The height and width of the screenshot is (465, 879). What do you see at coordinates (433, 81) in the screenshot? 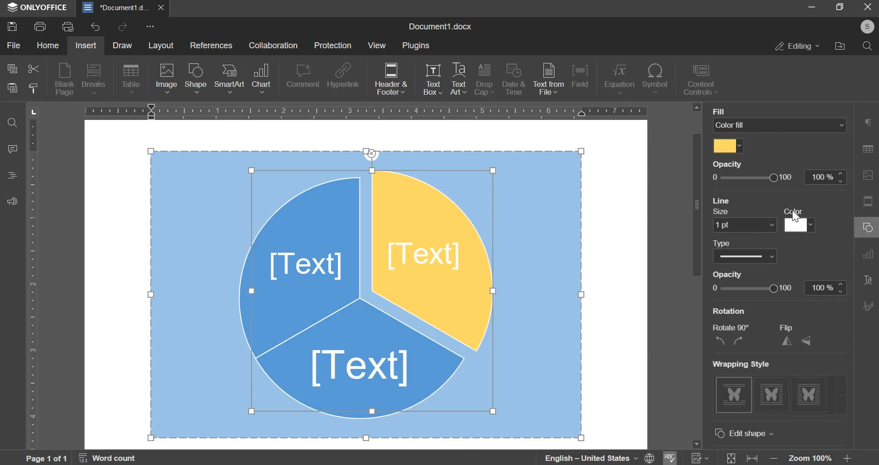
I see `text box` at bounding box center [433, 81].